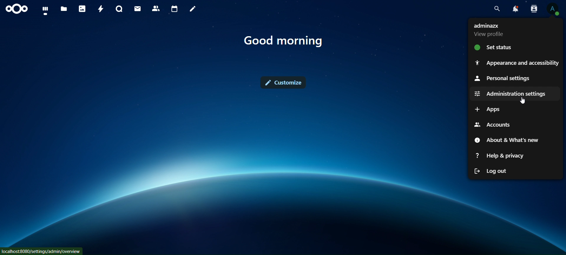 This screenshot has width=566, height=255. I want to click on appearance and accessibility, so click(517, 62).